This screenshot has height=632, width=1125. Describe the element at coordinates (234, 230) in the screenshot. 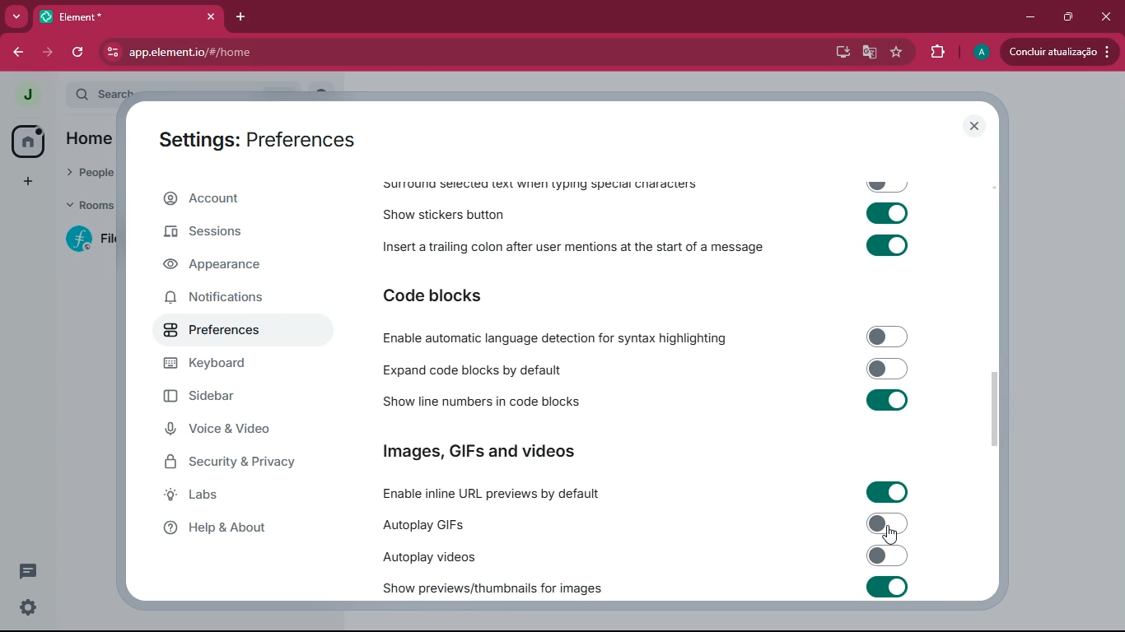

I see `sessions` at that location.